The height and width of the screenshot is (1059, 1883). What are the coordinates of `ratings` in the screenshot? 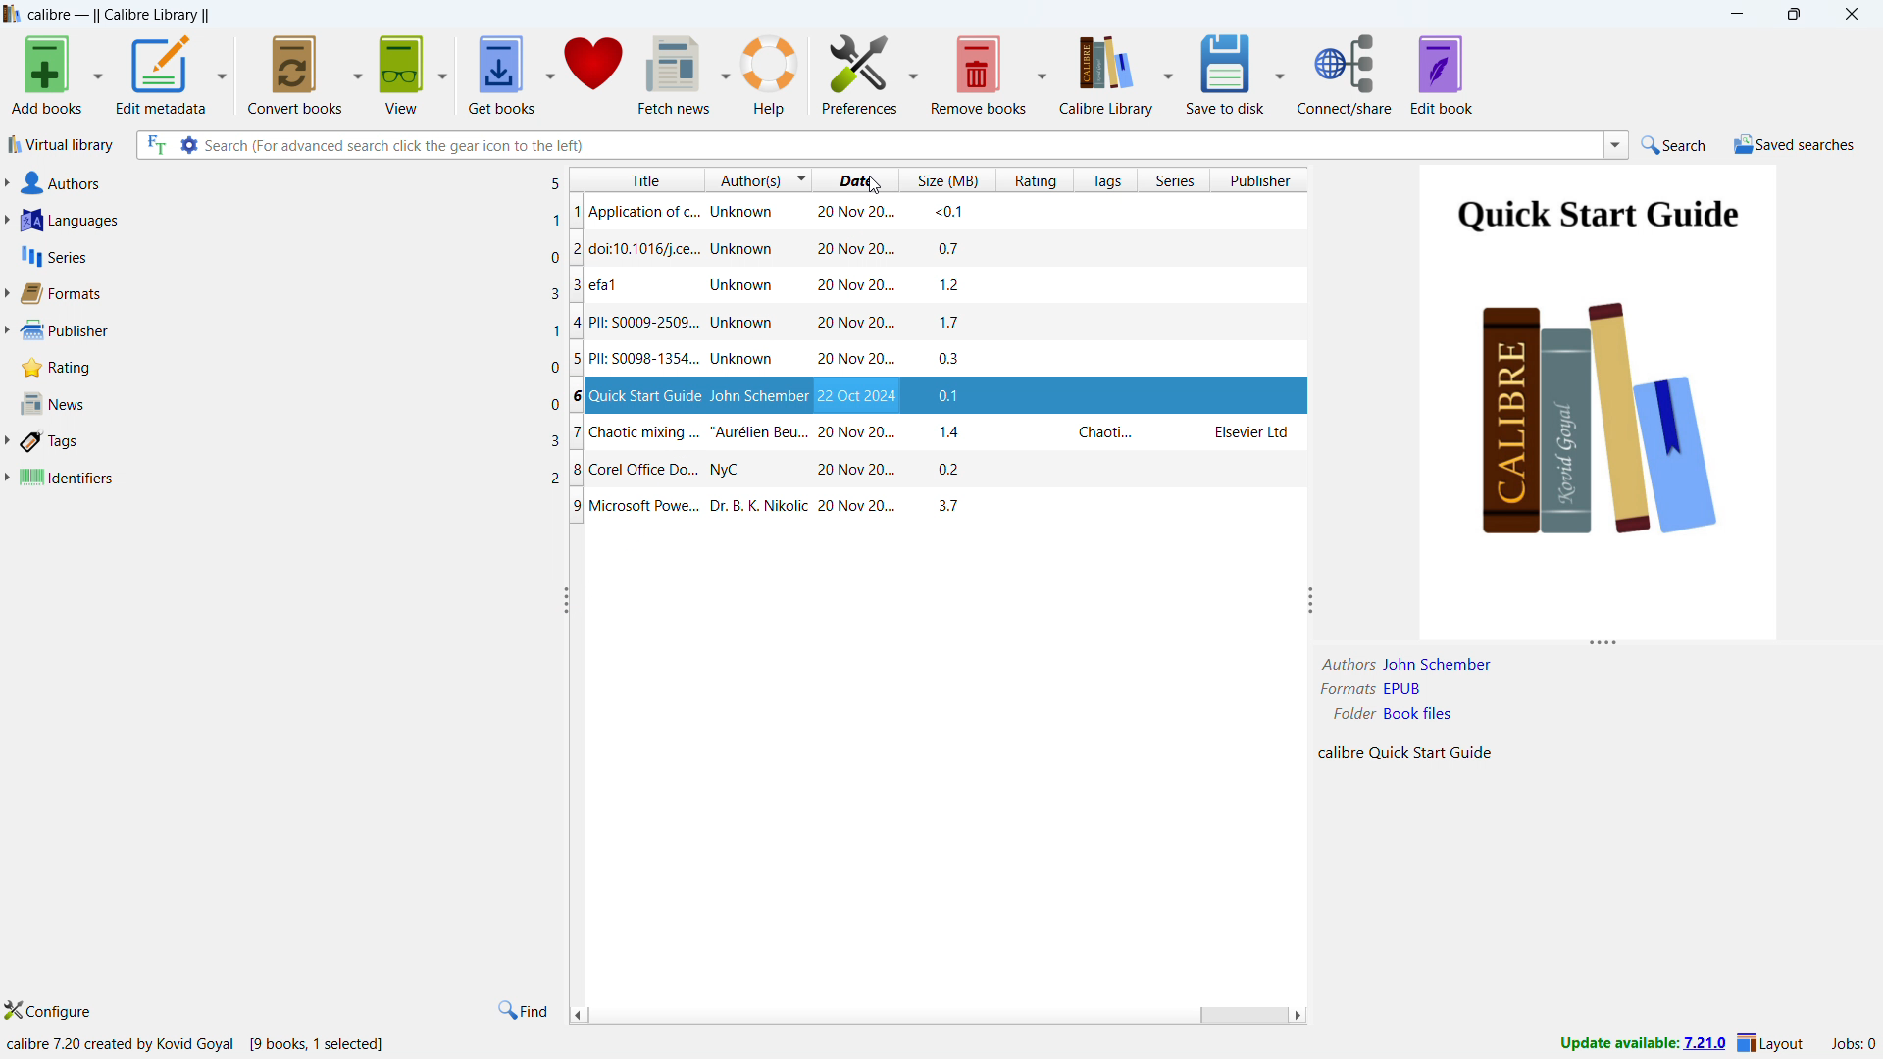 It's located at (289, 368).